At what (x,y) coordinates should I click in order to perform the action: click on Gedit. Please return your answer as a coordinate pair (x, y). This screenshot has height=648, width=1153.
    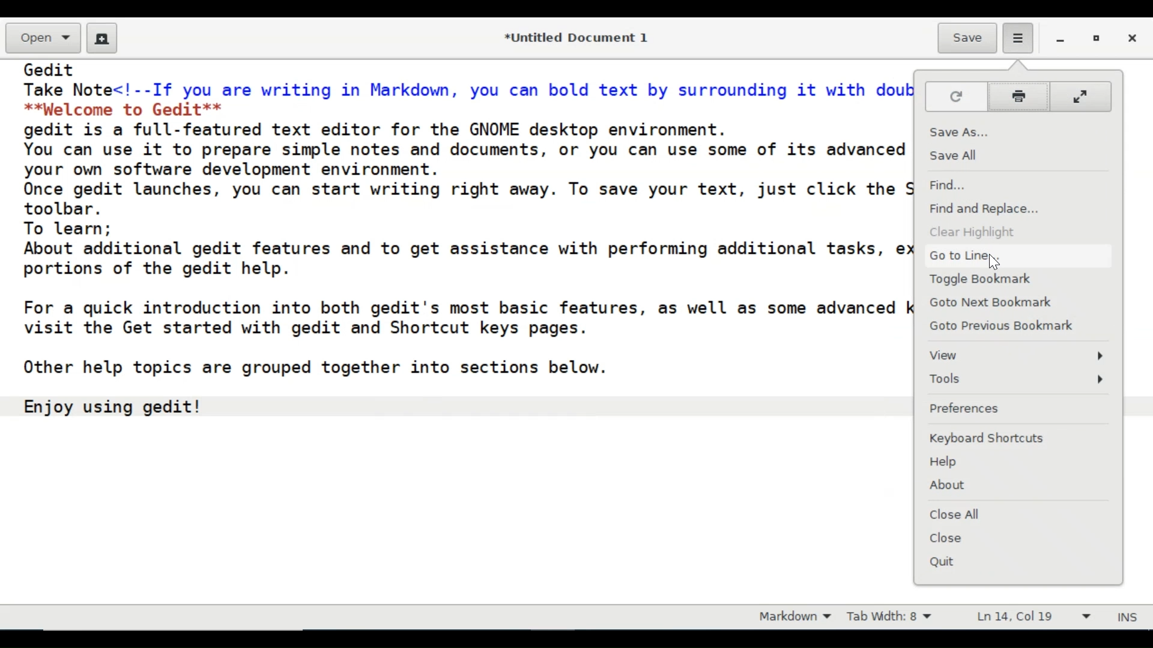
    Looking at the image, I should click on (50, 69).